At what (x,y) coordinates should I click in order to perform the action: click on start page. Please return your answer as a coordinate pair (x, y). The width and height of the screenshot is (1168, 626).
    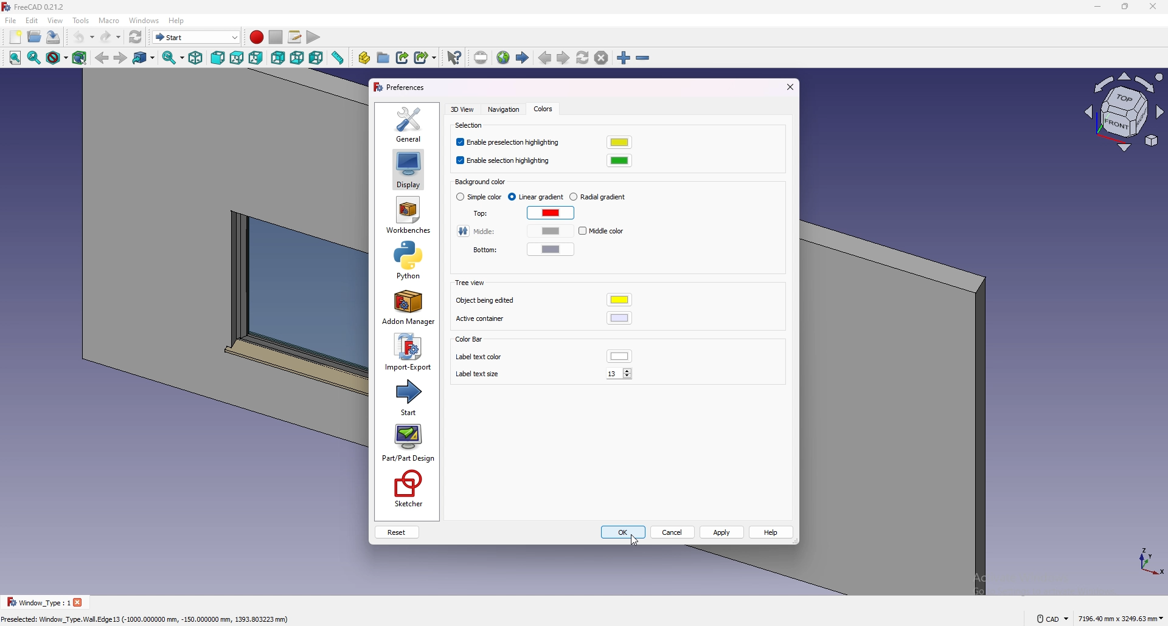
    Looking at the image, I should click on (523, 58).